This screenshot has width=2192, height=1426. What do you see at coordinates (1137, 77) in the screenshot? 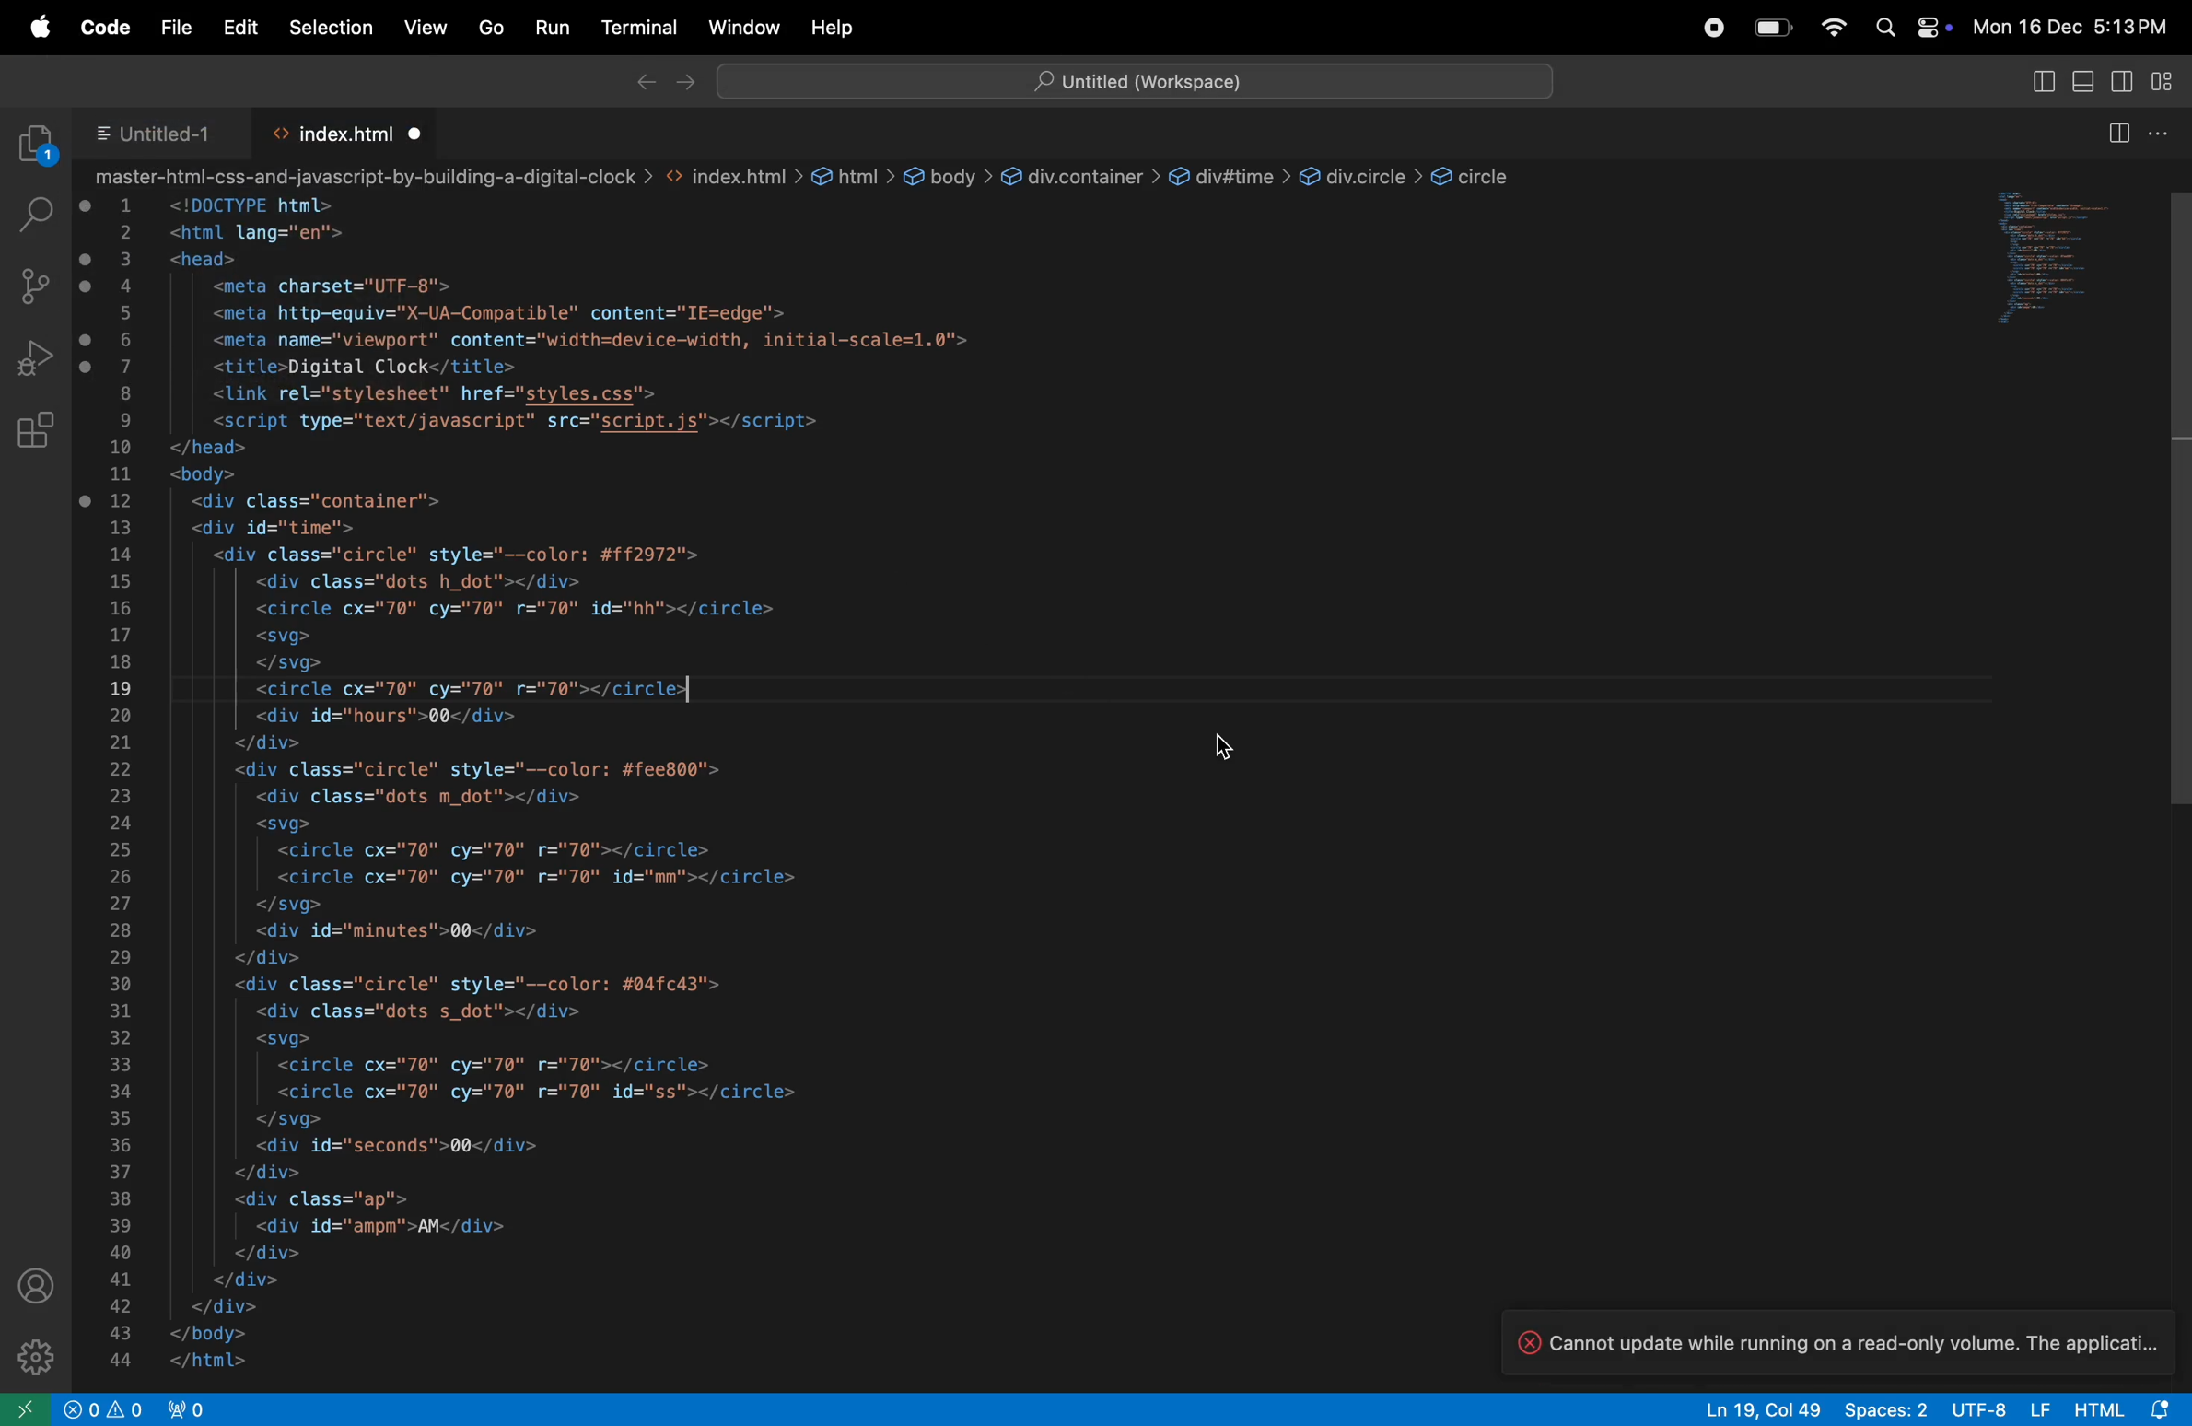
I see `index title- untitled workspace` at bounding box center [1137, 77].